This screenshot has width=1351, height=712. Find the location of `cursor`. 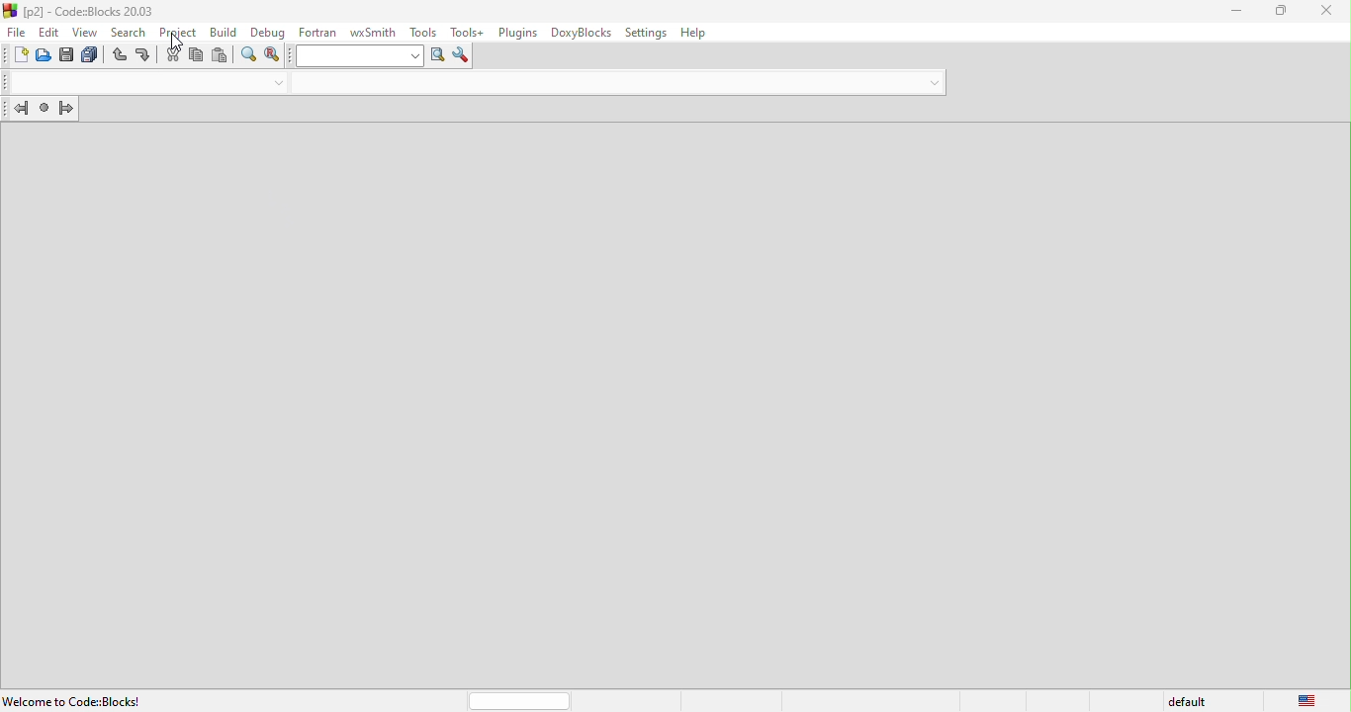

cursor is located at coordinates (177, 43).